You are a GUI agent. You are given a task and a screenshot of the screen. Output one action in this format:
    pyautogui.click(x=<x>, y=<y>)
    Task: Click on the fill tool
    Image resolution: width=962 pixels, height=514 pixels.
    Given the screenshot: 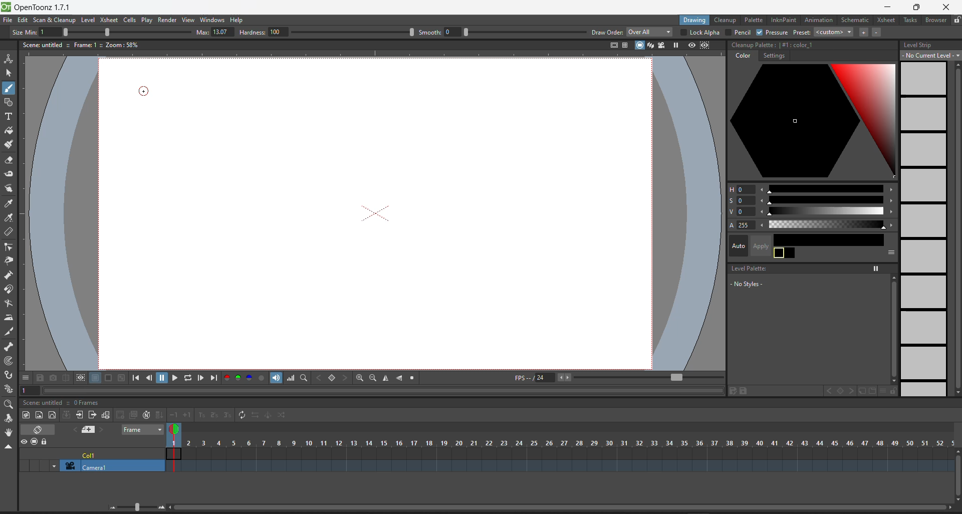 What is the action you would take?
    pyautogui.click(x=9, y=130)
    